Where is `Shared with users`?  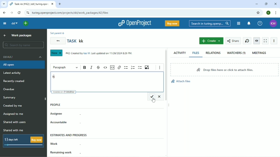
Shared with users is located at coordinates (15, 122).